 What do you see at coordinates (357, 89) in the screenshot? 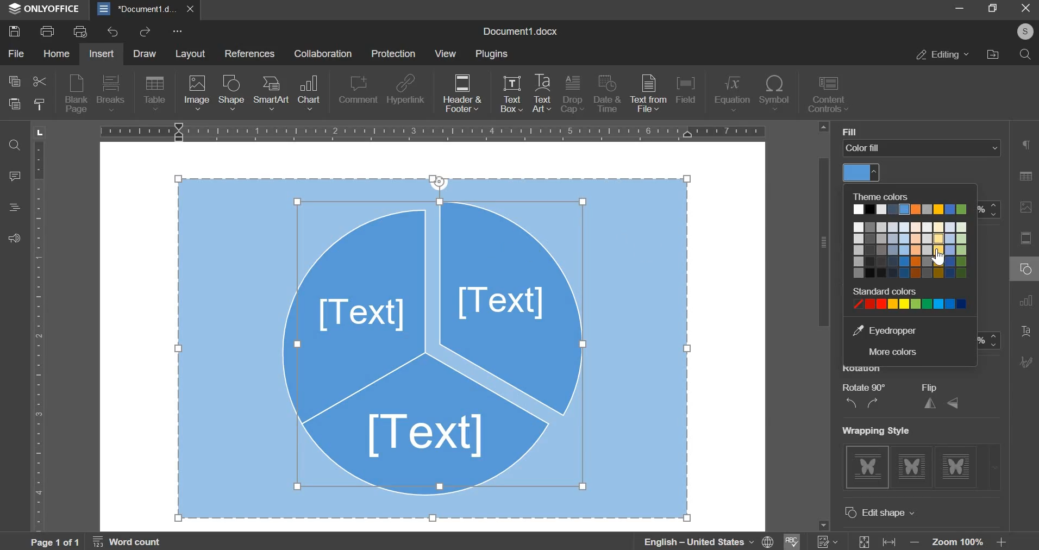
I see `comment` at bounding box center [357, 89].